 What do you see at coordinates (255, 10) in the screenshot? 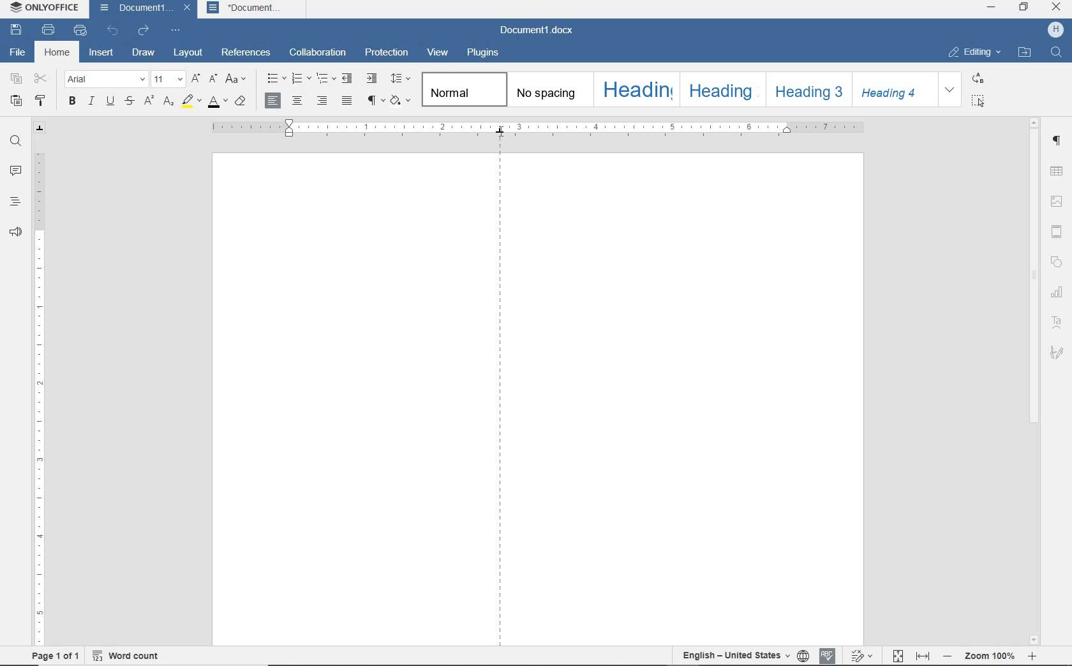
I see `document..` at bounding box center [255, 10].